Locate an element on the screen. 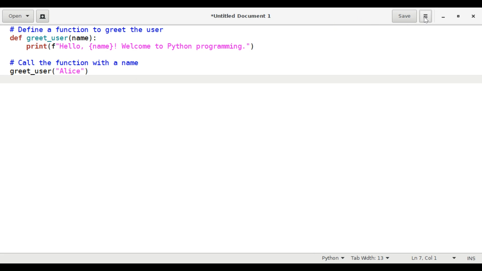 Image resolution: width=482 pixels, height=271 pixels. Editor is located at coordinates (241, 136).